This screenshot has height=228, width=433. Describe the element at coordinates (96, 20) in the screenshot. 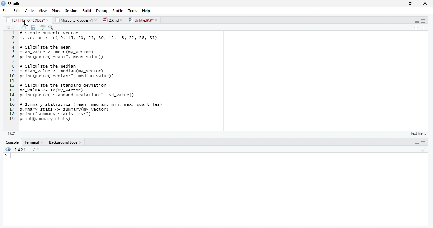

I see `close` at that location.